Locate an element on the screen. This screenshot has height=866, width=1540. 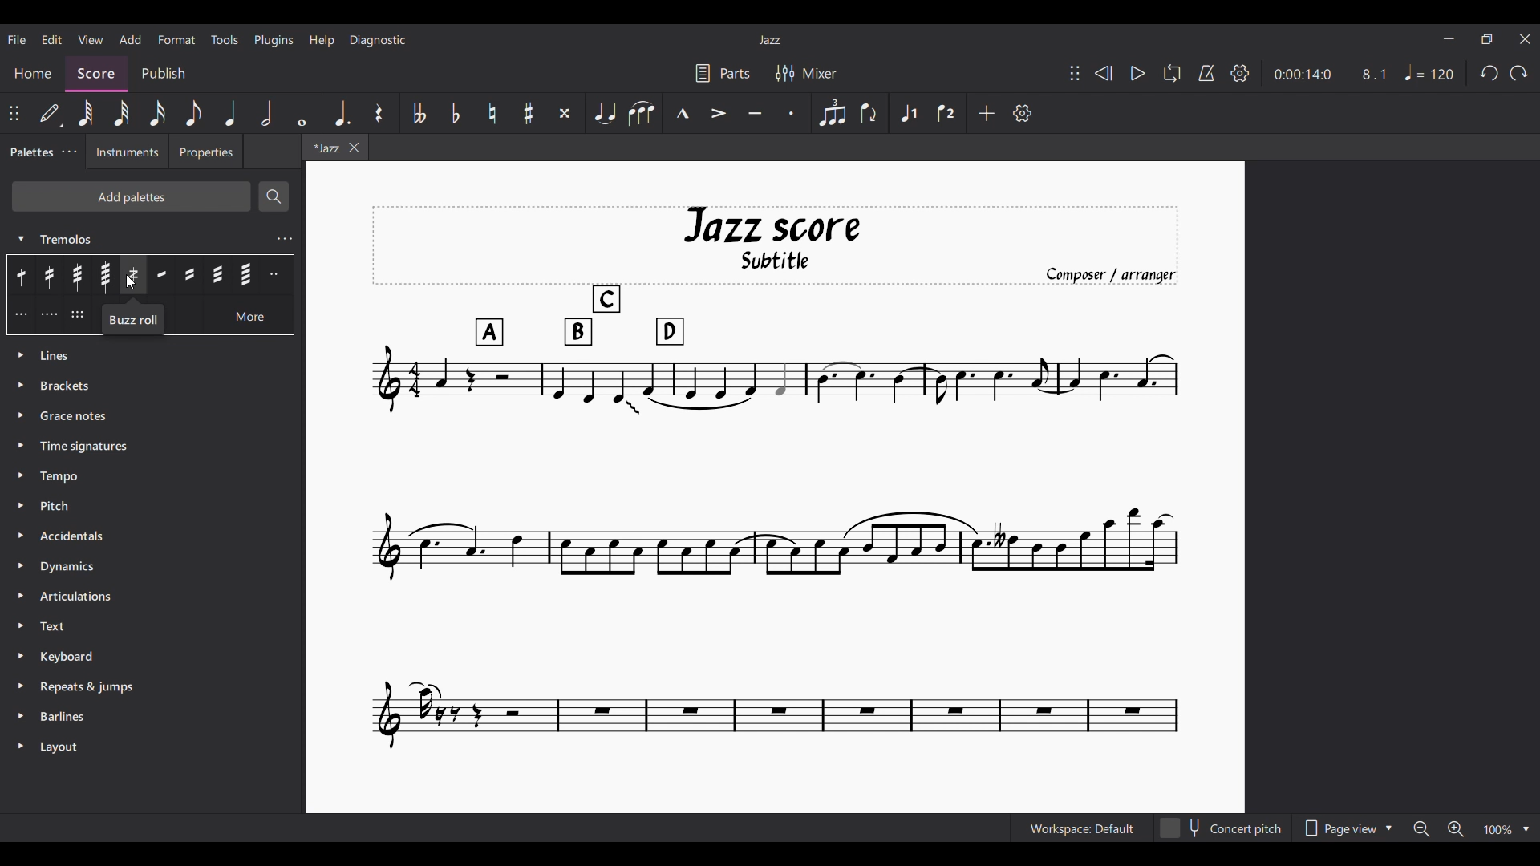
Workspace: Default is located at coordinates (1082, 828).